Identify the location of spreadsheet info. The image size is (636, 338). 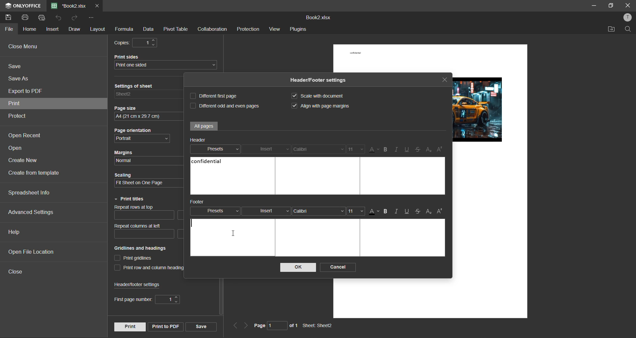
(30, 192).